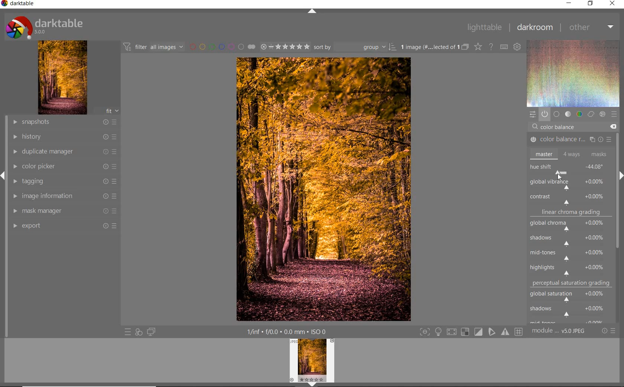 This screenshot has width=624, height=387. Describe the element at coordinates (569, 140) in the screenshot. I see `COLOR BALANCE RGB` at that location.